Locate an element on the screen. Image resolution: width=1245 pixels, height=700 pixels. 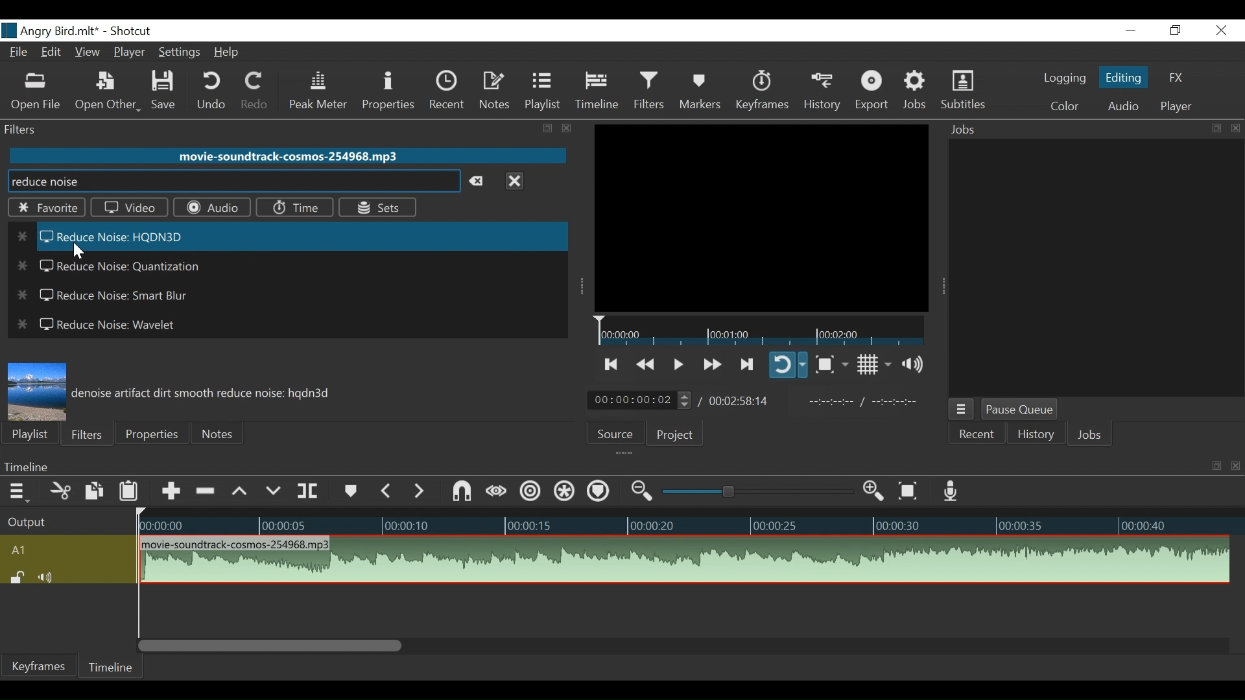
Audio track clip is located at coordinates (683, 560).